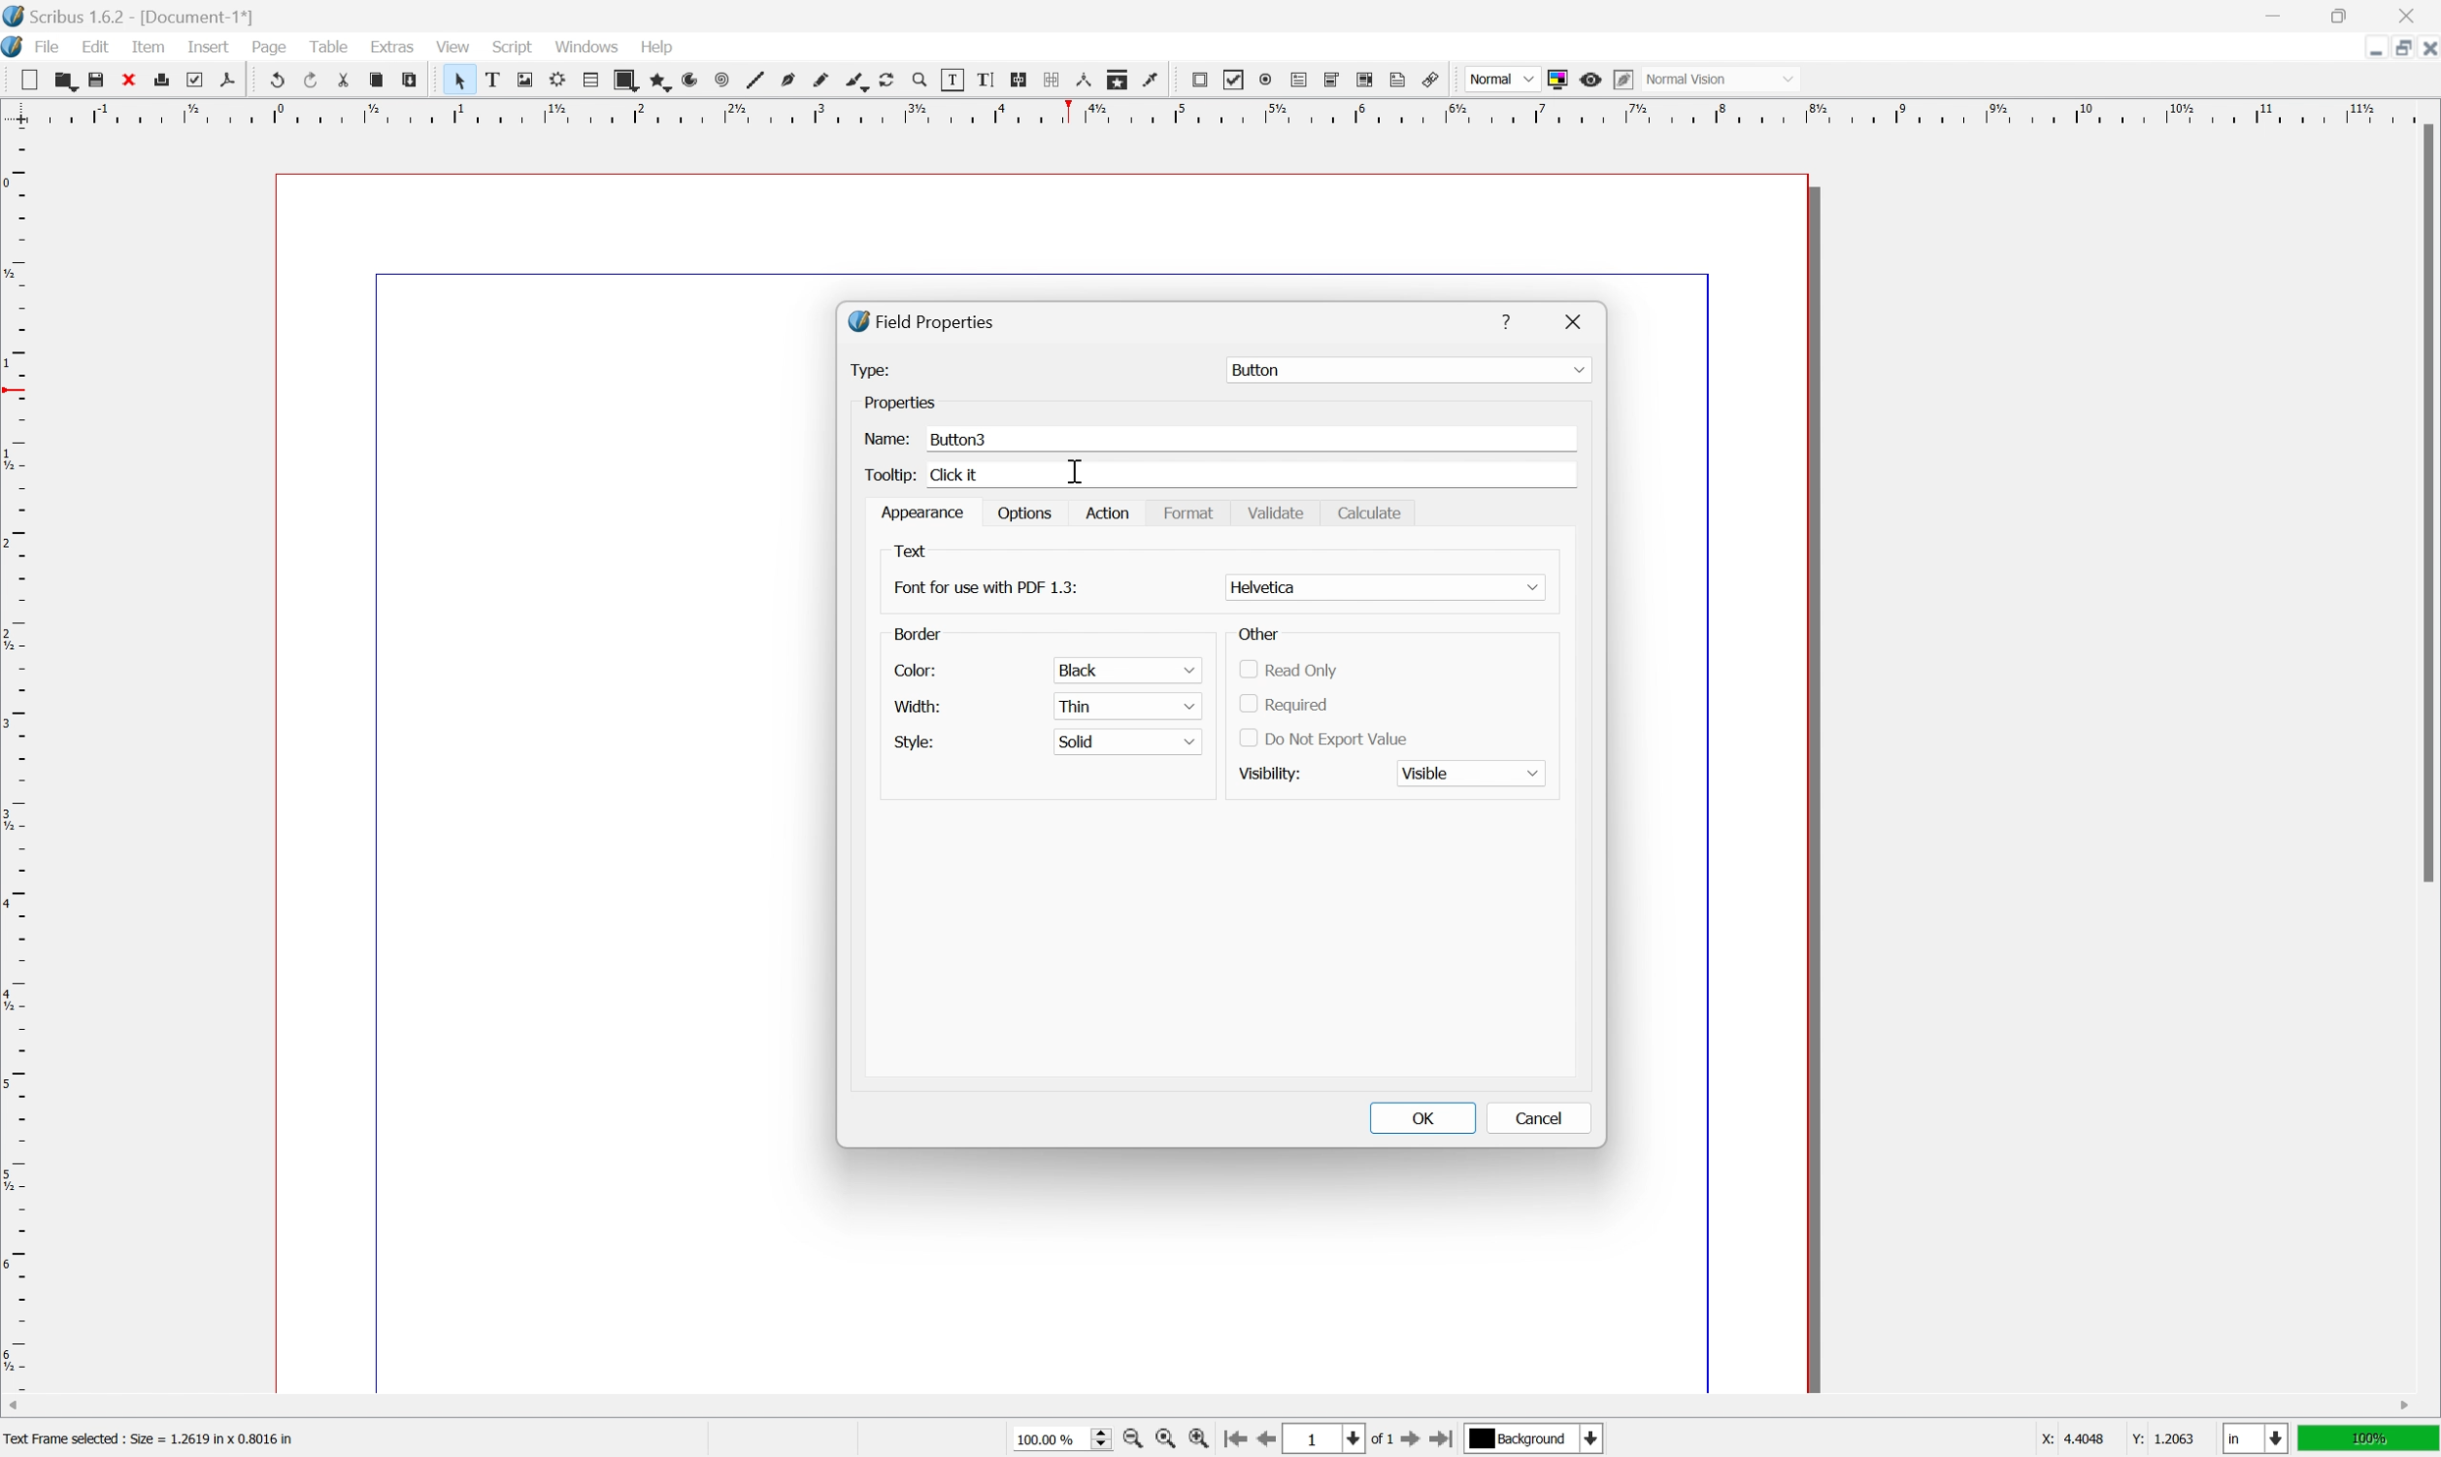  I want to click on required, so click(1283, 703).